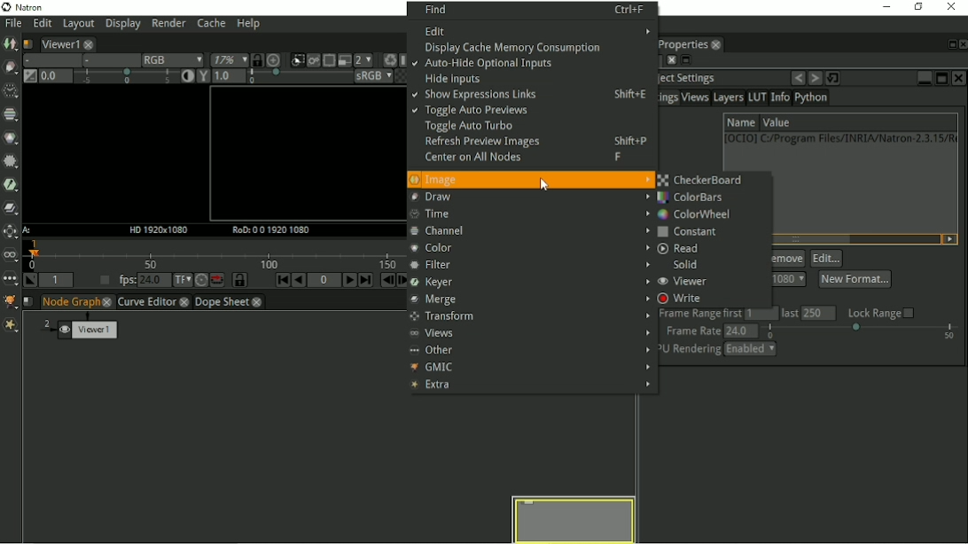  What do you see at coordinates (363, 59) in the screenshot?
I see `Scale down render` at bounding box center [363, 59].